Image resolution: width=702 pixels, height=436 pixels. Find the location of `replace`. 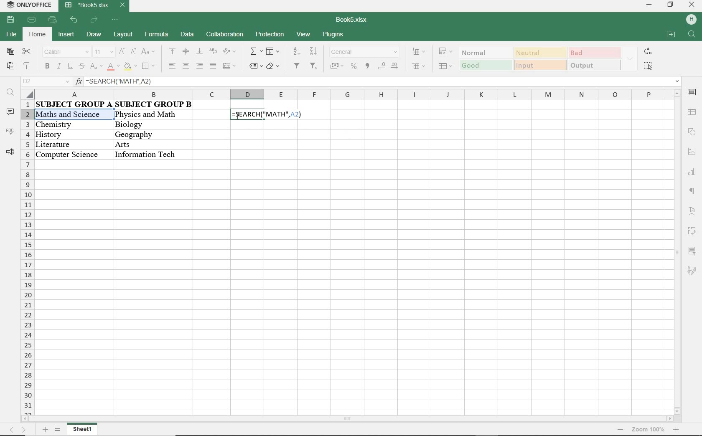

replace is located at coordinates (648, 51).